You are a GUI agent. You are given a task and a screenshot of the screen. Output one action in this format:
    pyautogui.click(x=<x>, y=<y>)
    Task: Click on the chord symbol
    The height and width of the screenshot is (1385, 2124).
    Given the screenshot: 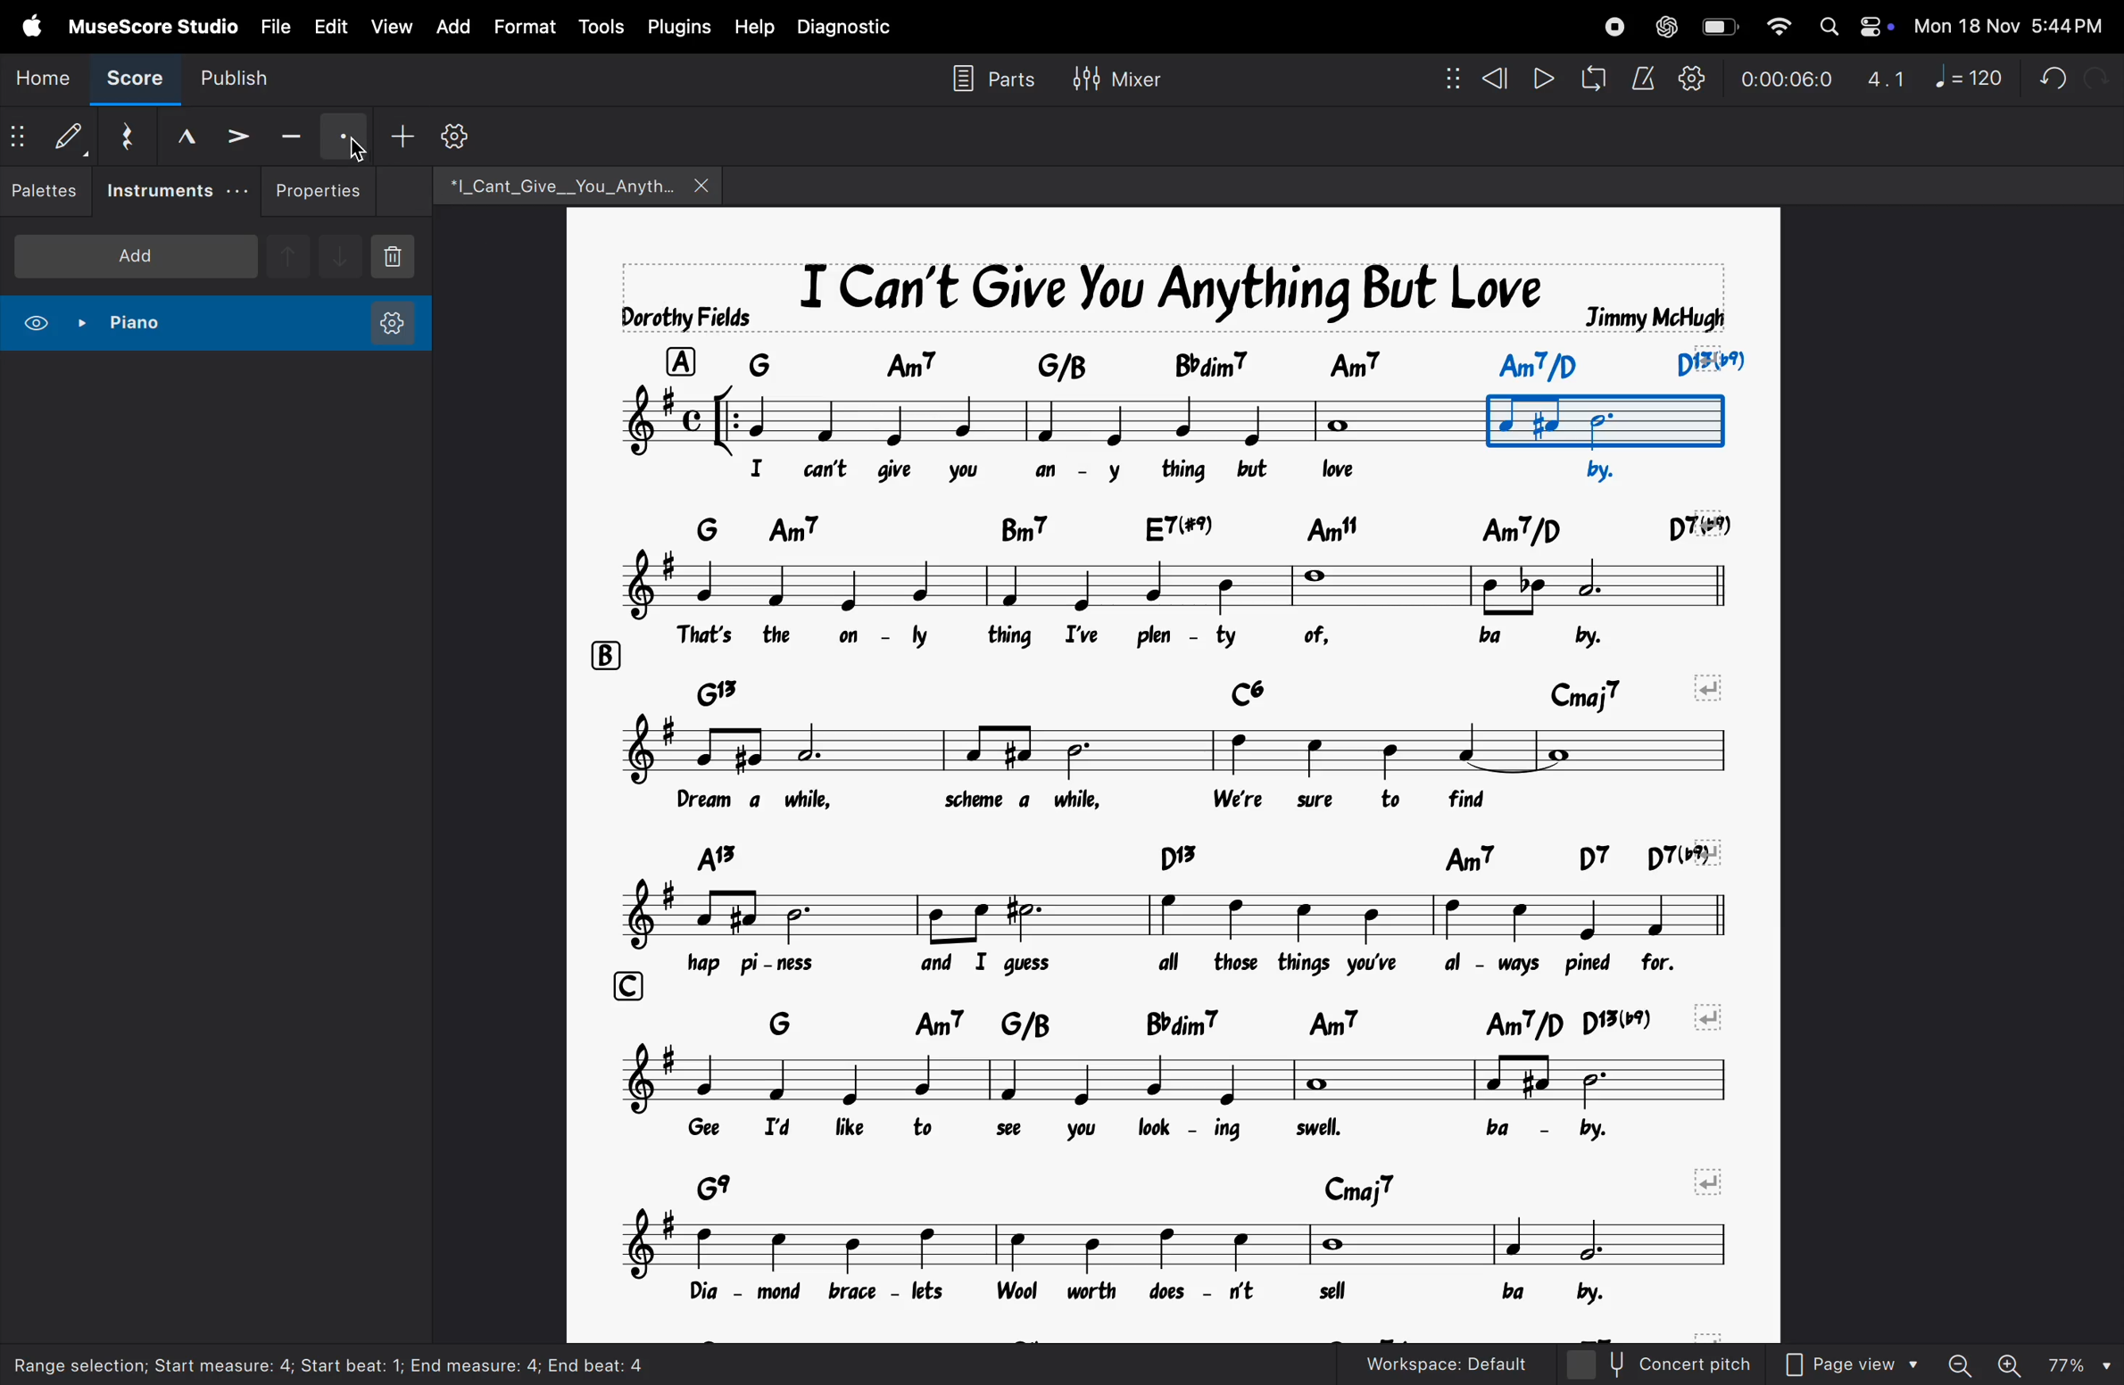 What is the action you would take?
    pyautogui.click(x=1199, y=853)
    